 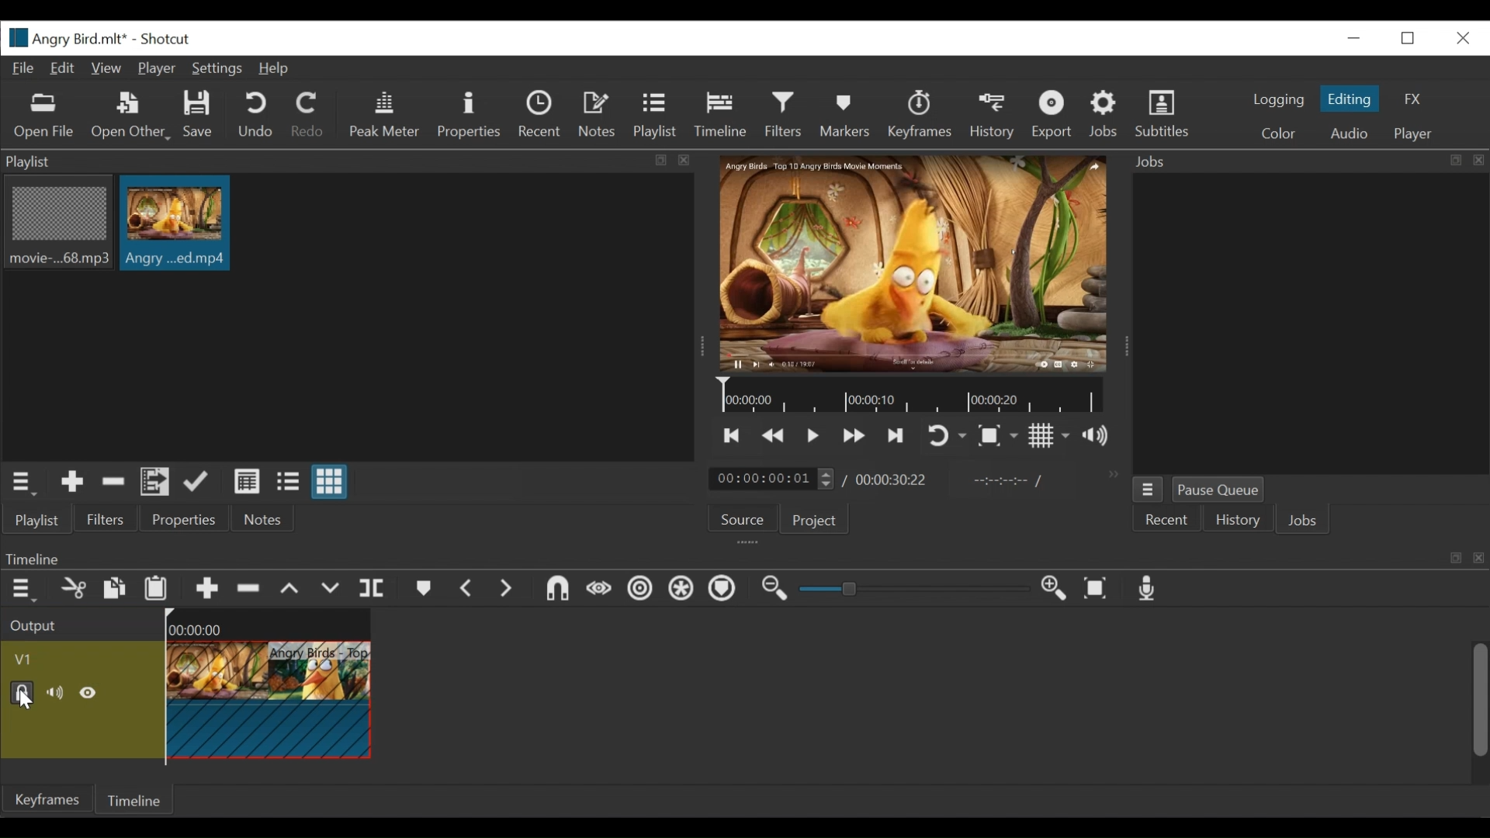 What do you see at coordinates (1018, 480) in the screenshot?
I see `in point` at bounding box center [1018, 480].